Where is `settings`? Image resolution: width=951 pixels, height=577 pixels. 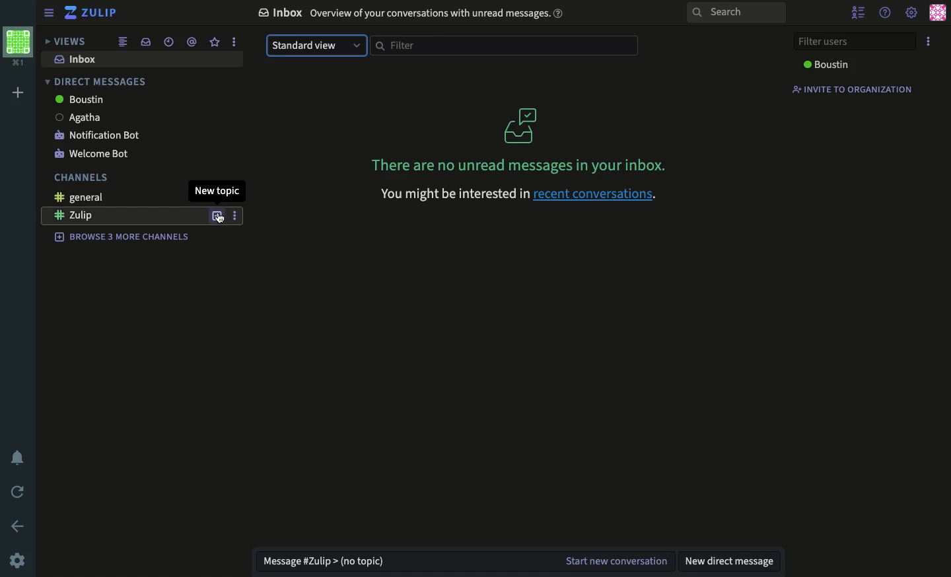
settings is located at coordinates (19, 559).